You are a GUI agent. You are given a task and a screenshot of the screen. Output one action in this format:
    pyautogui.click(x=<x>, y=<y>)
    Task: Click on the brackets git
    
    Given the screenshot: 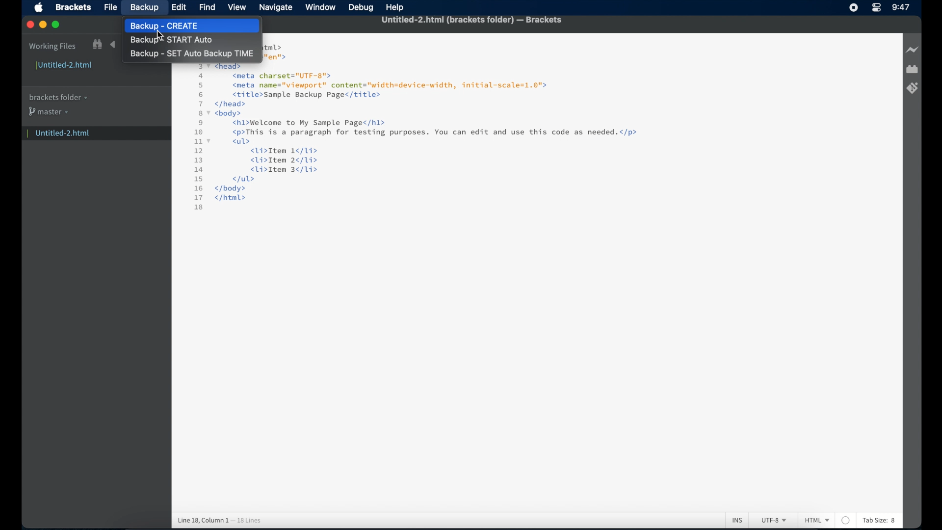 What is the action you would take?
    pyautogui.click(x=912, y=88)
    